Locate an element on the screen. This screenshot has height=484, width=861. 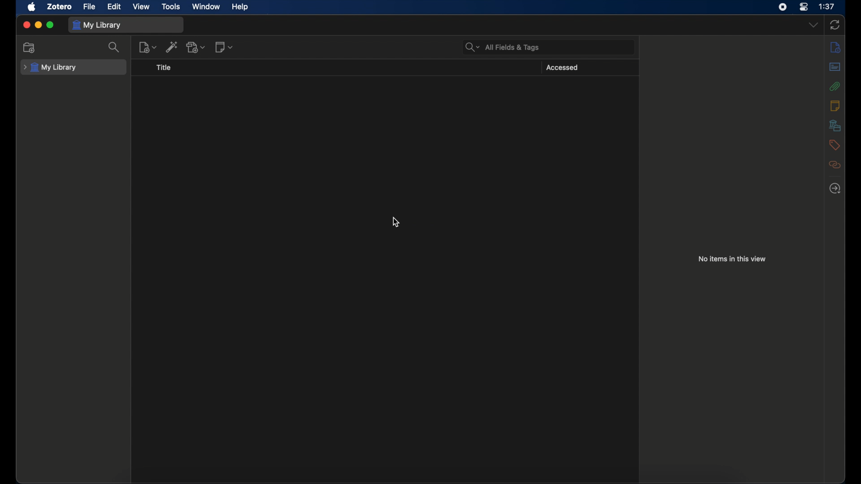
info is located at coordinates (836, 47).